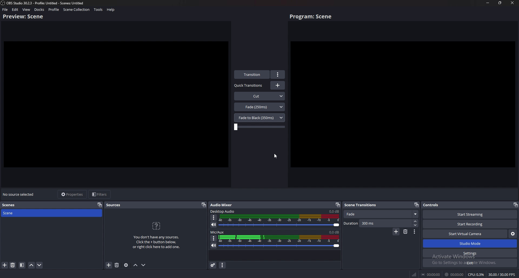 The width and height of the screenshot is (519, 278). Describe the element at coordinates (259, 127) in the screenshot. I see `bar` at that location.